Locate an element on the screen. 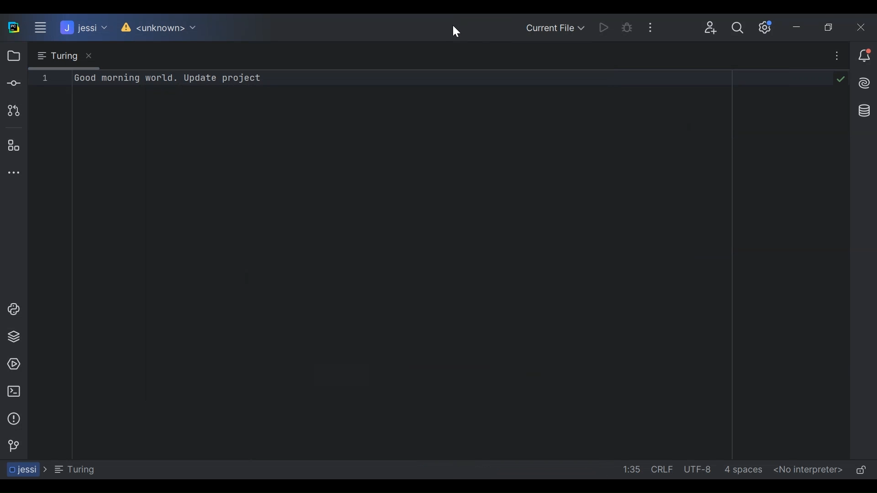  Close is located at coordinates (864, 27).